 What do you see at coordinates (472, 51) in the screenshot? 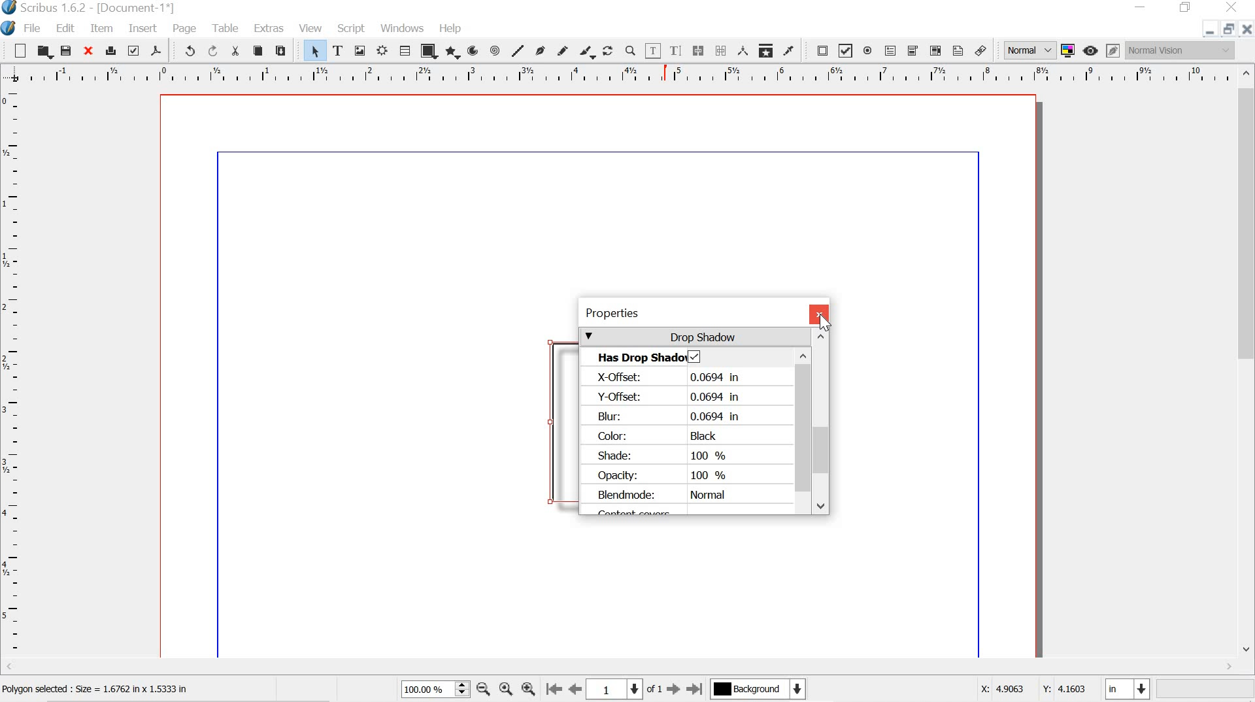
I see `arc` at bounding box center [472, 51].